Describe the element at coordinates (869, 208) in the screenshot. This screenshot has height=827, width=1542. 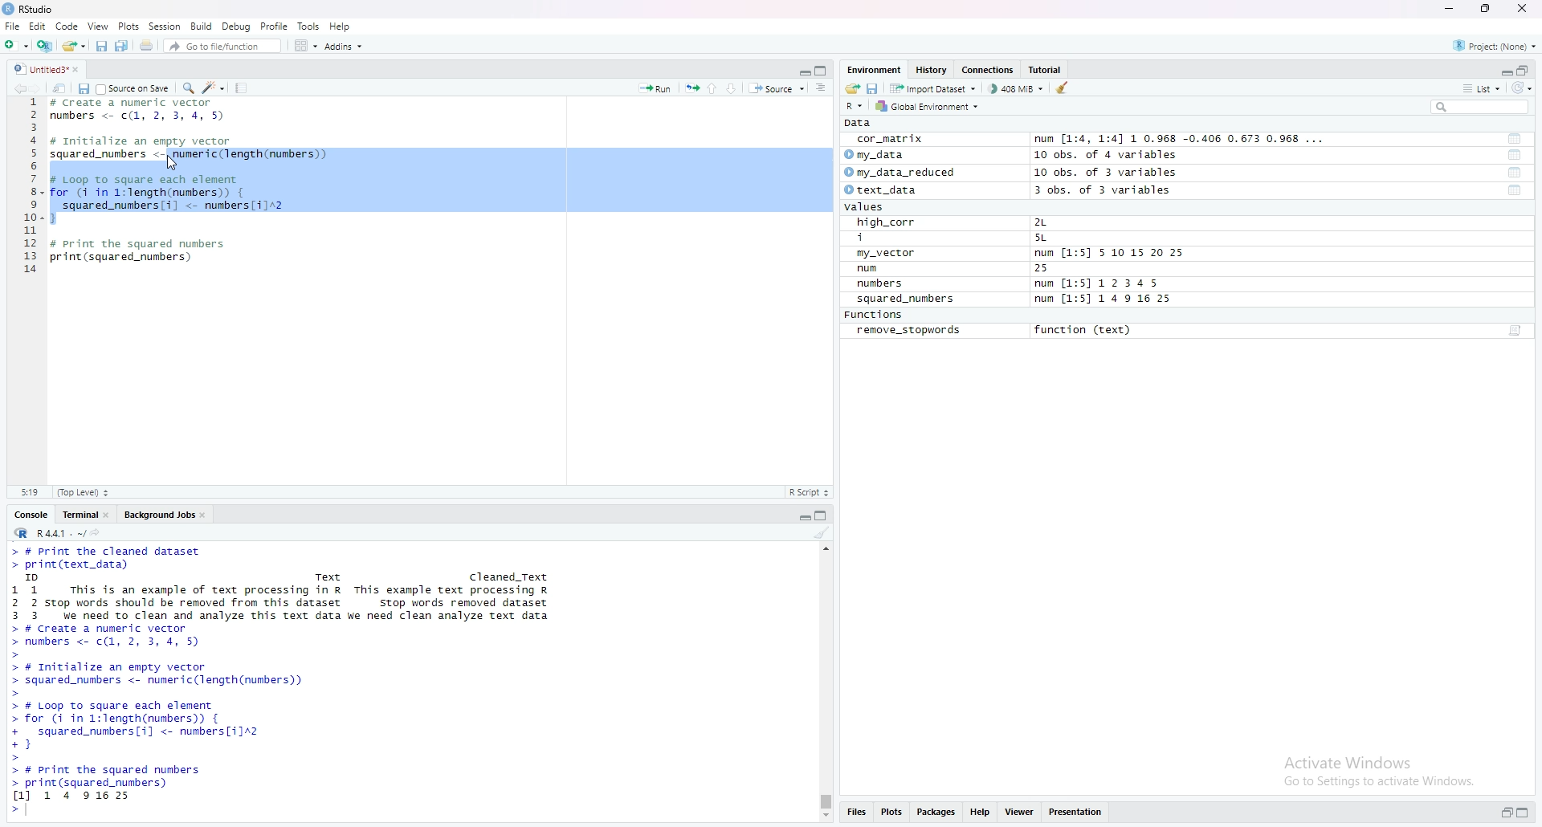
I see `values` at that location.